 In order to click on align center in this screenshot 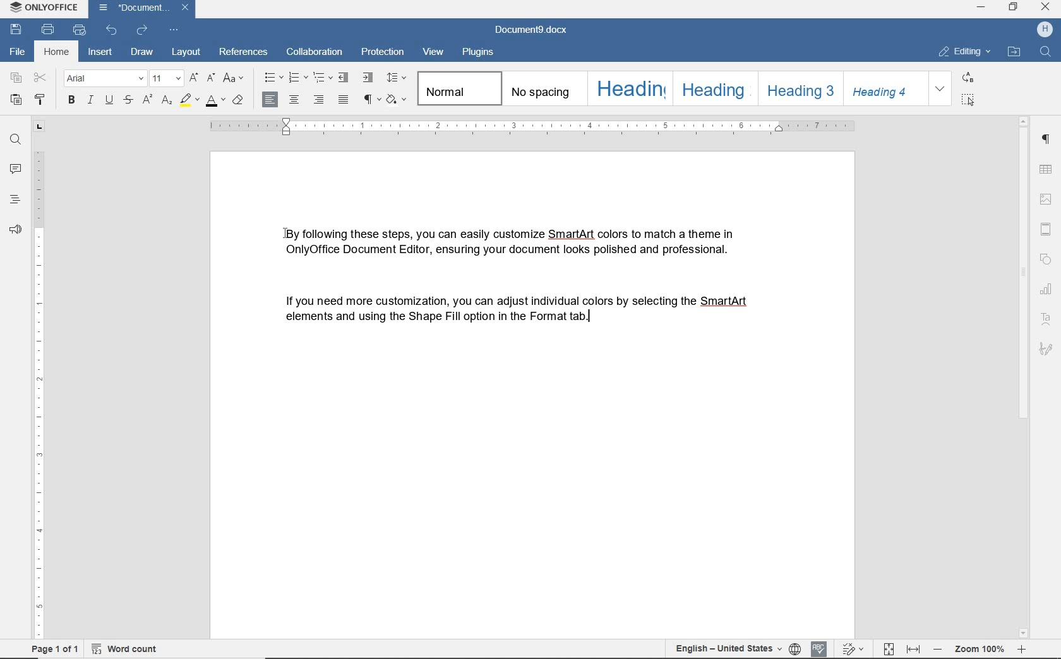, I will do `click(294, 99)`.